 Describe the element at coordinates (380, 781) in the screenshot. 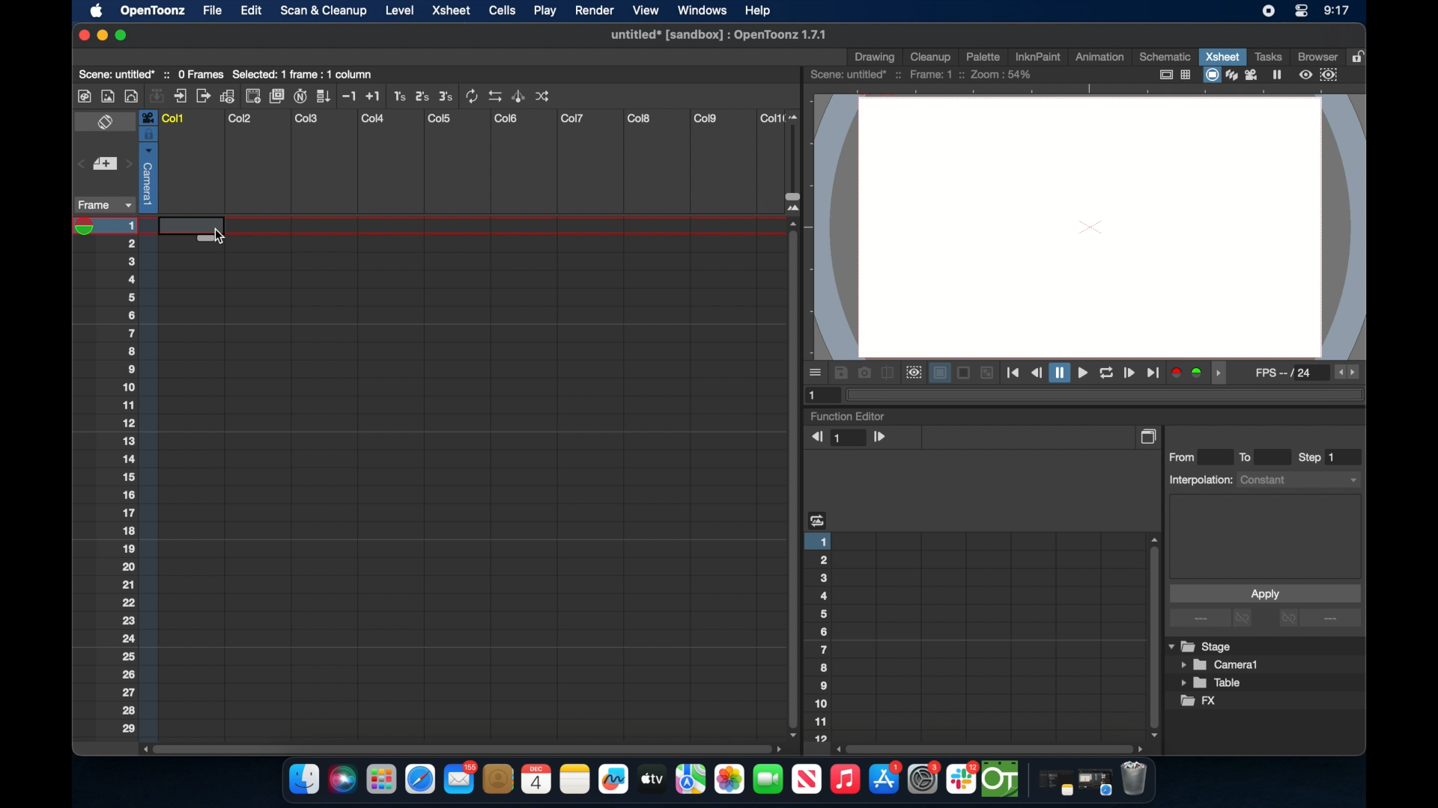

I see `launchpad` at that location.